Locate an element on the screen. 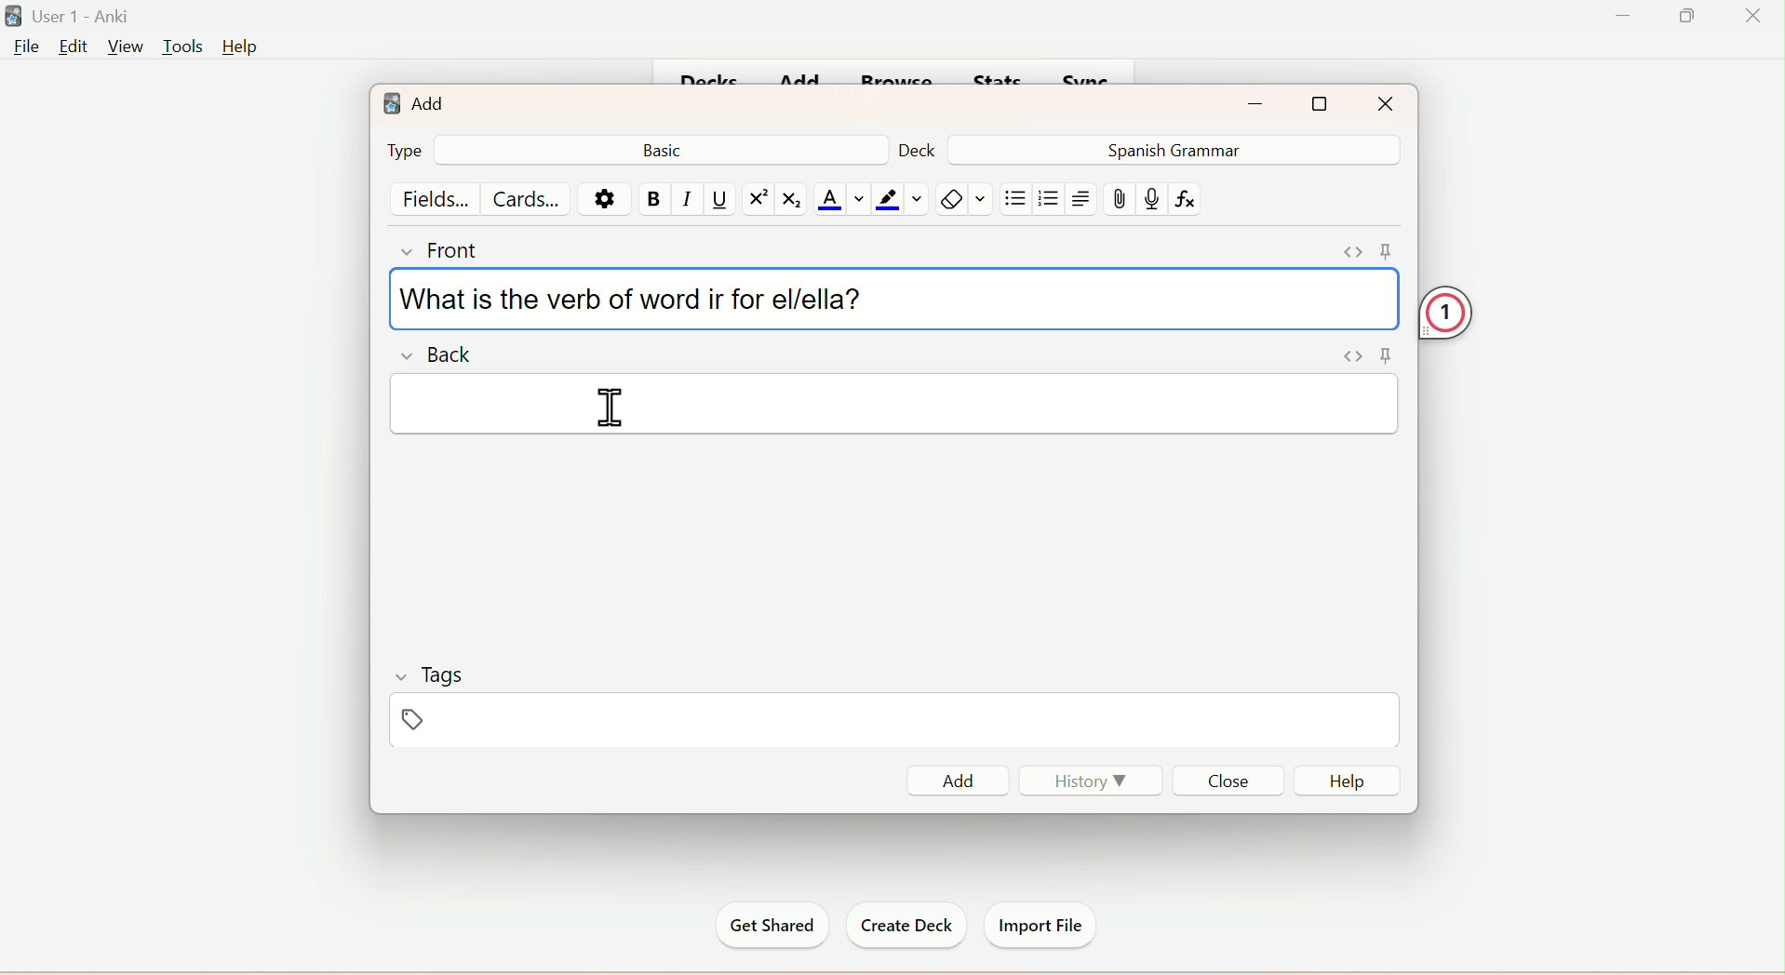 The height and width of the screenshot is (975, 1785). Create Deck is located at coordinates (901, 926).